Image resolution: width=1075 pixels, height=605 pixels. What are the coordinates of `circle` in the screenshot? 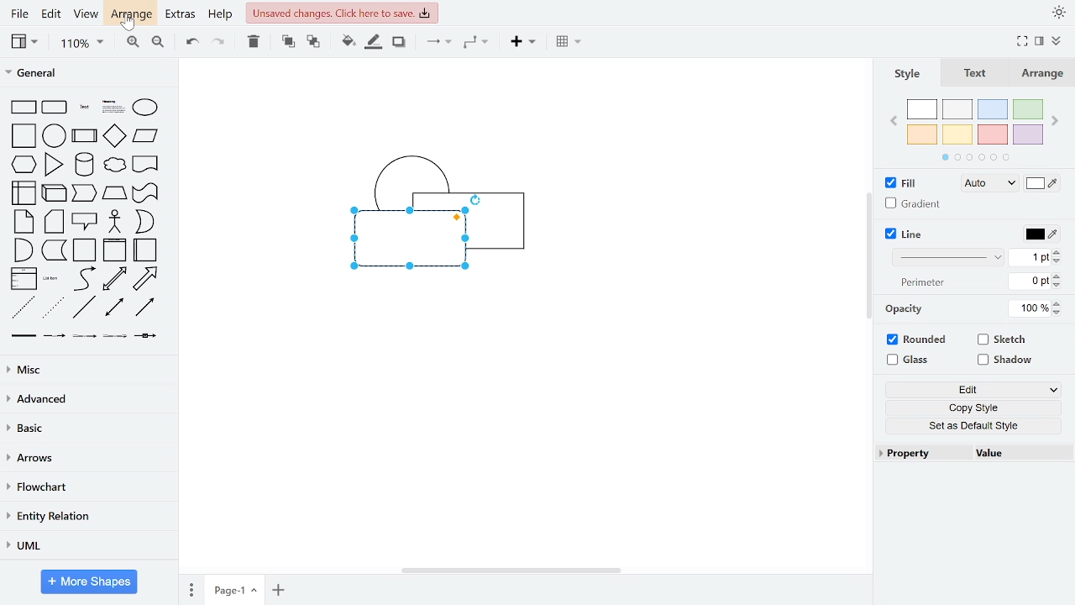 It's located at (55, 137).